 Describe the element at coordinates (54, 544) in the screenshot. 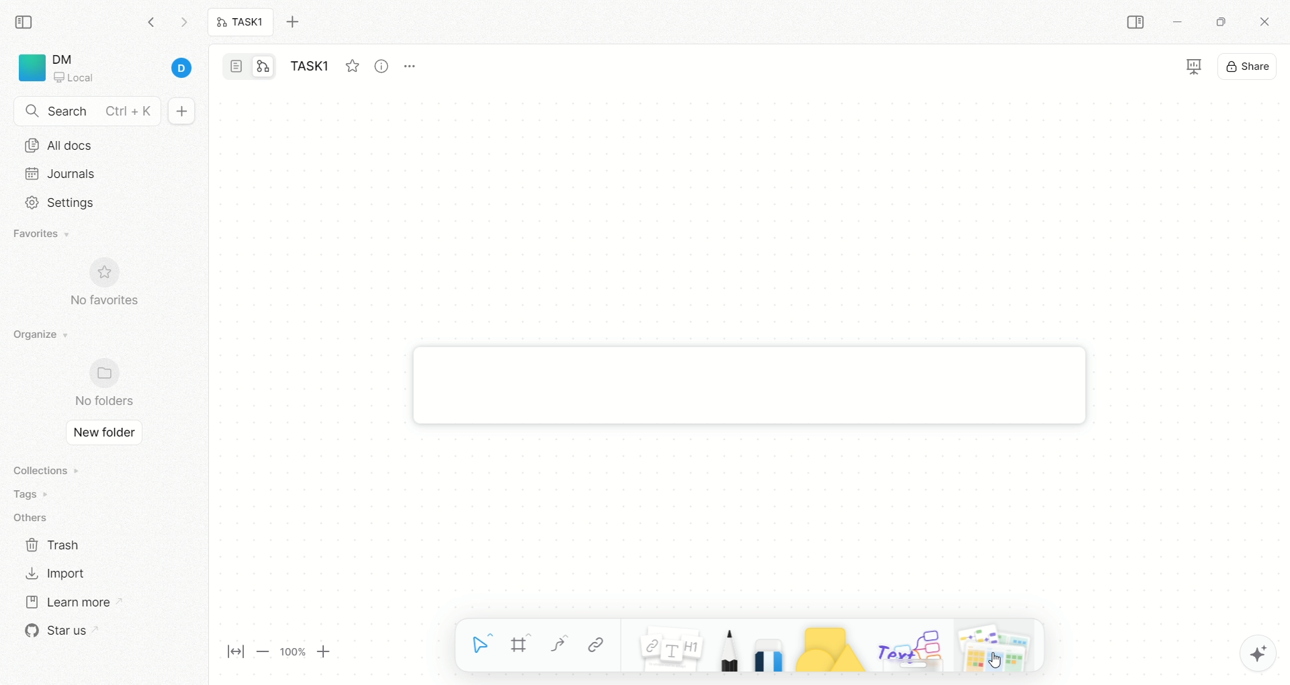

I see `trash` at that location.